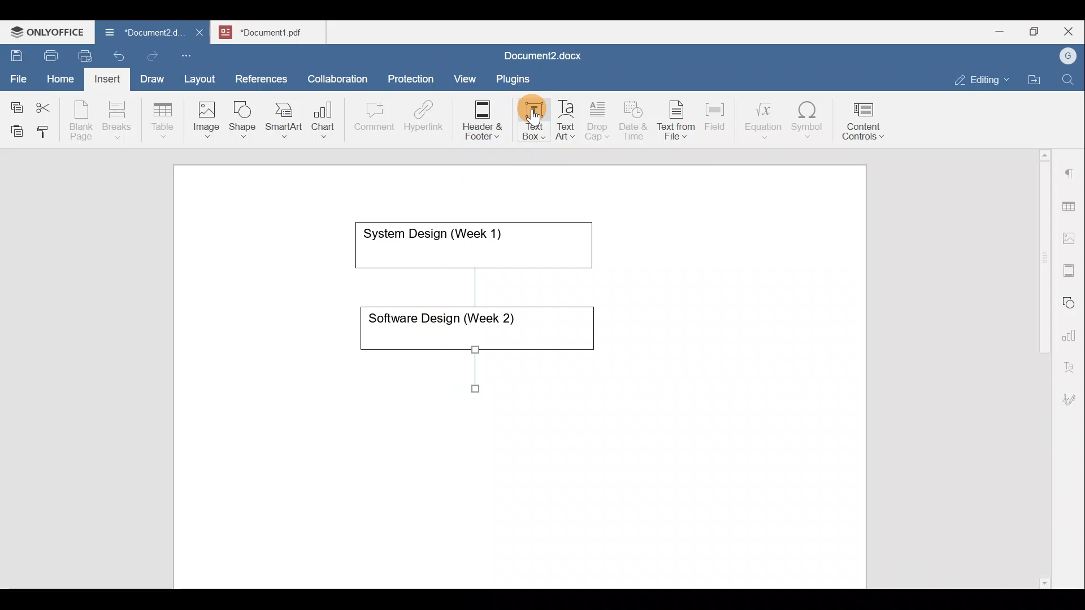  Describe the element at coordinates (766, 120) in the screenshot. I see `Equation` at that location.